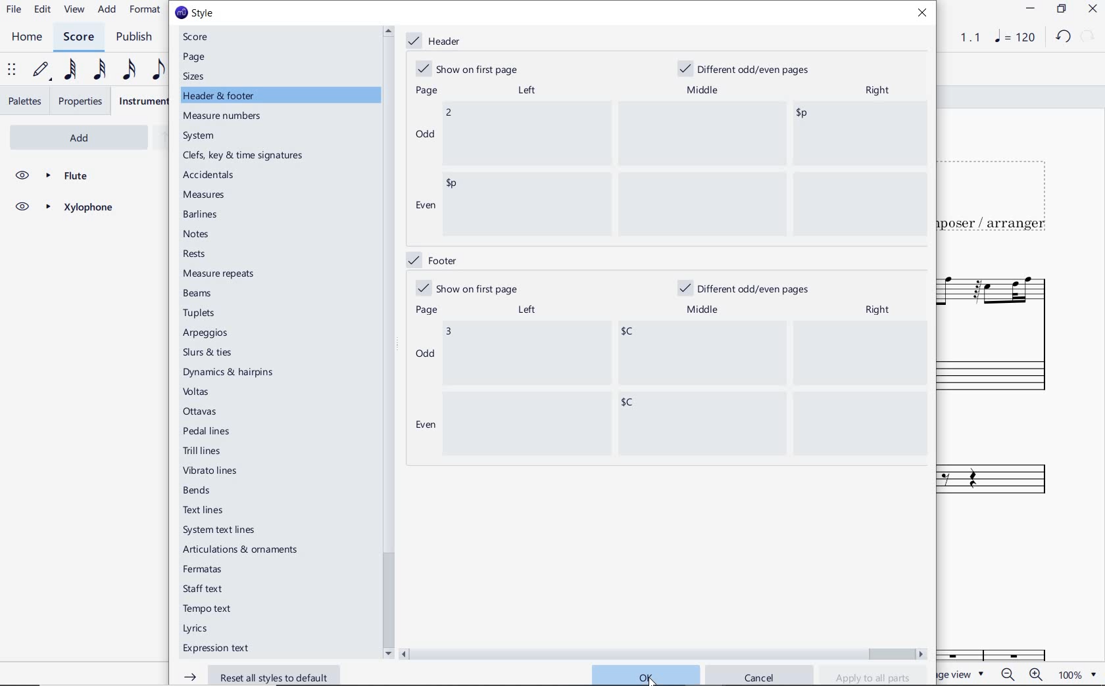 The height and width of the screenshot is (686, 1105). I want to click on show on first page, so click(471, 68).